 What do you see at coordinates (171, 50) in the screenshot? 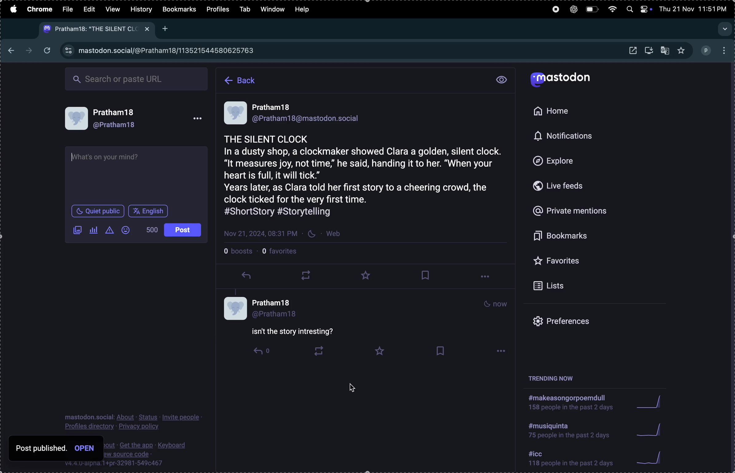
I see `mastodon url` at bounding box center [171, 50].